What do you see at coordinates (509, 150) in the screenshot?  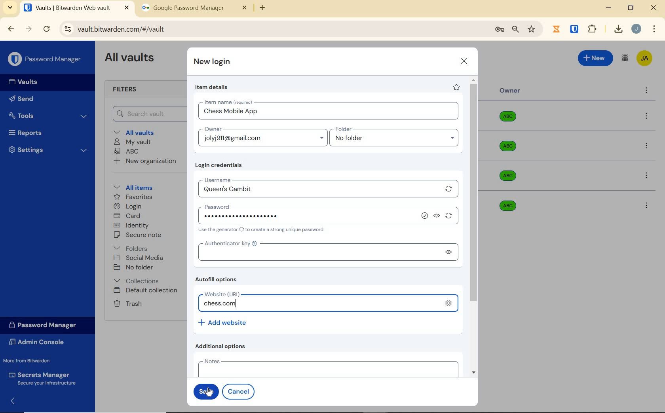 I see `Owner organization` at bounding box center [509, 150].